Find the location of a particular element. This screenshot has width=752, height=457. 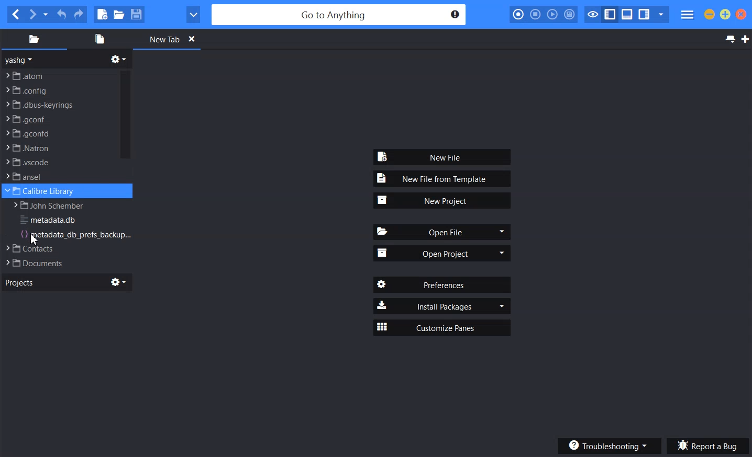

Open Project is located at coordinates (443, 253).